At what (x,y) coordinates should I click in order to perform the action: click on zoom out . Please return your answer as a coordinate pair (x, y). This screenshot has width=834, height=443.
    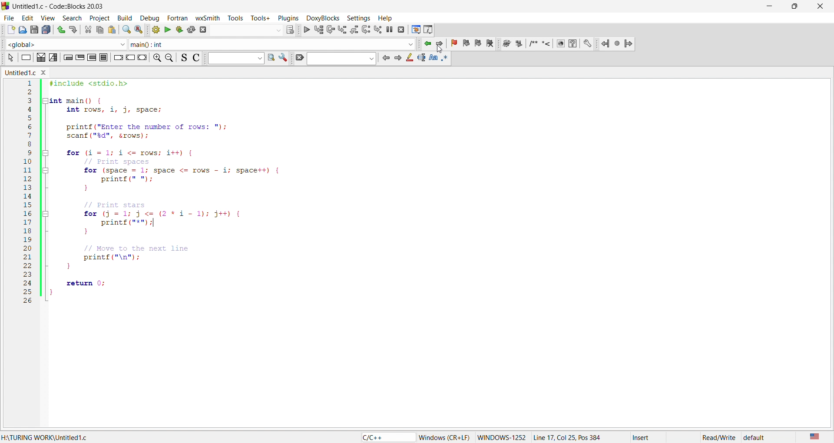
    Looking at the image, I should click on (170, 58).